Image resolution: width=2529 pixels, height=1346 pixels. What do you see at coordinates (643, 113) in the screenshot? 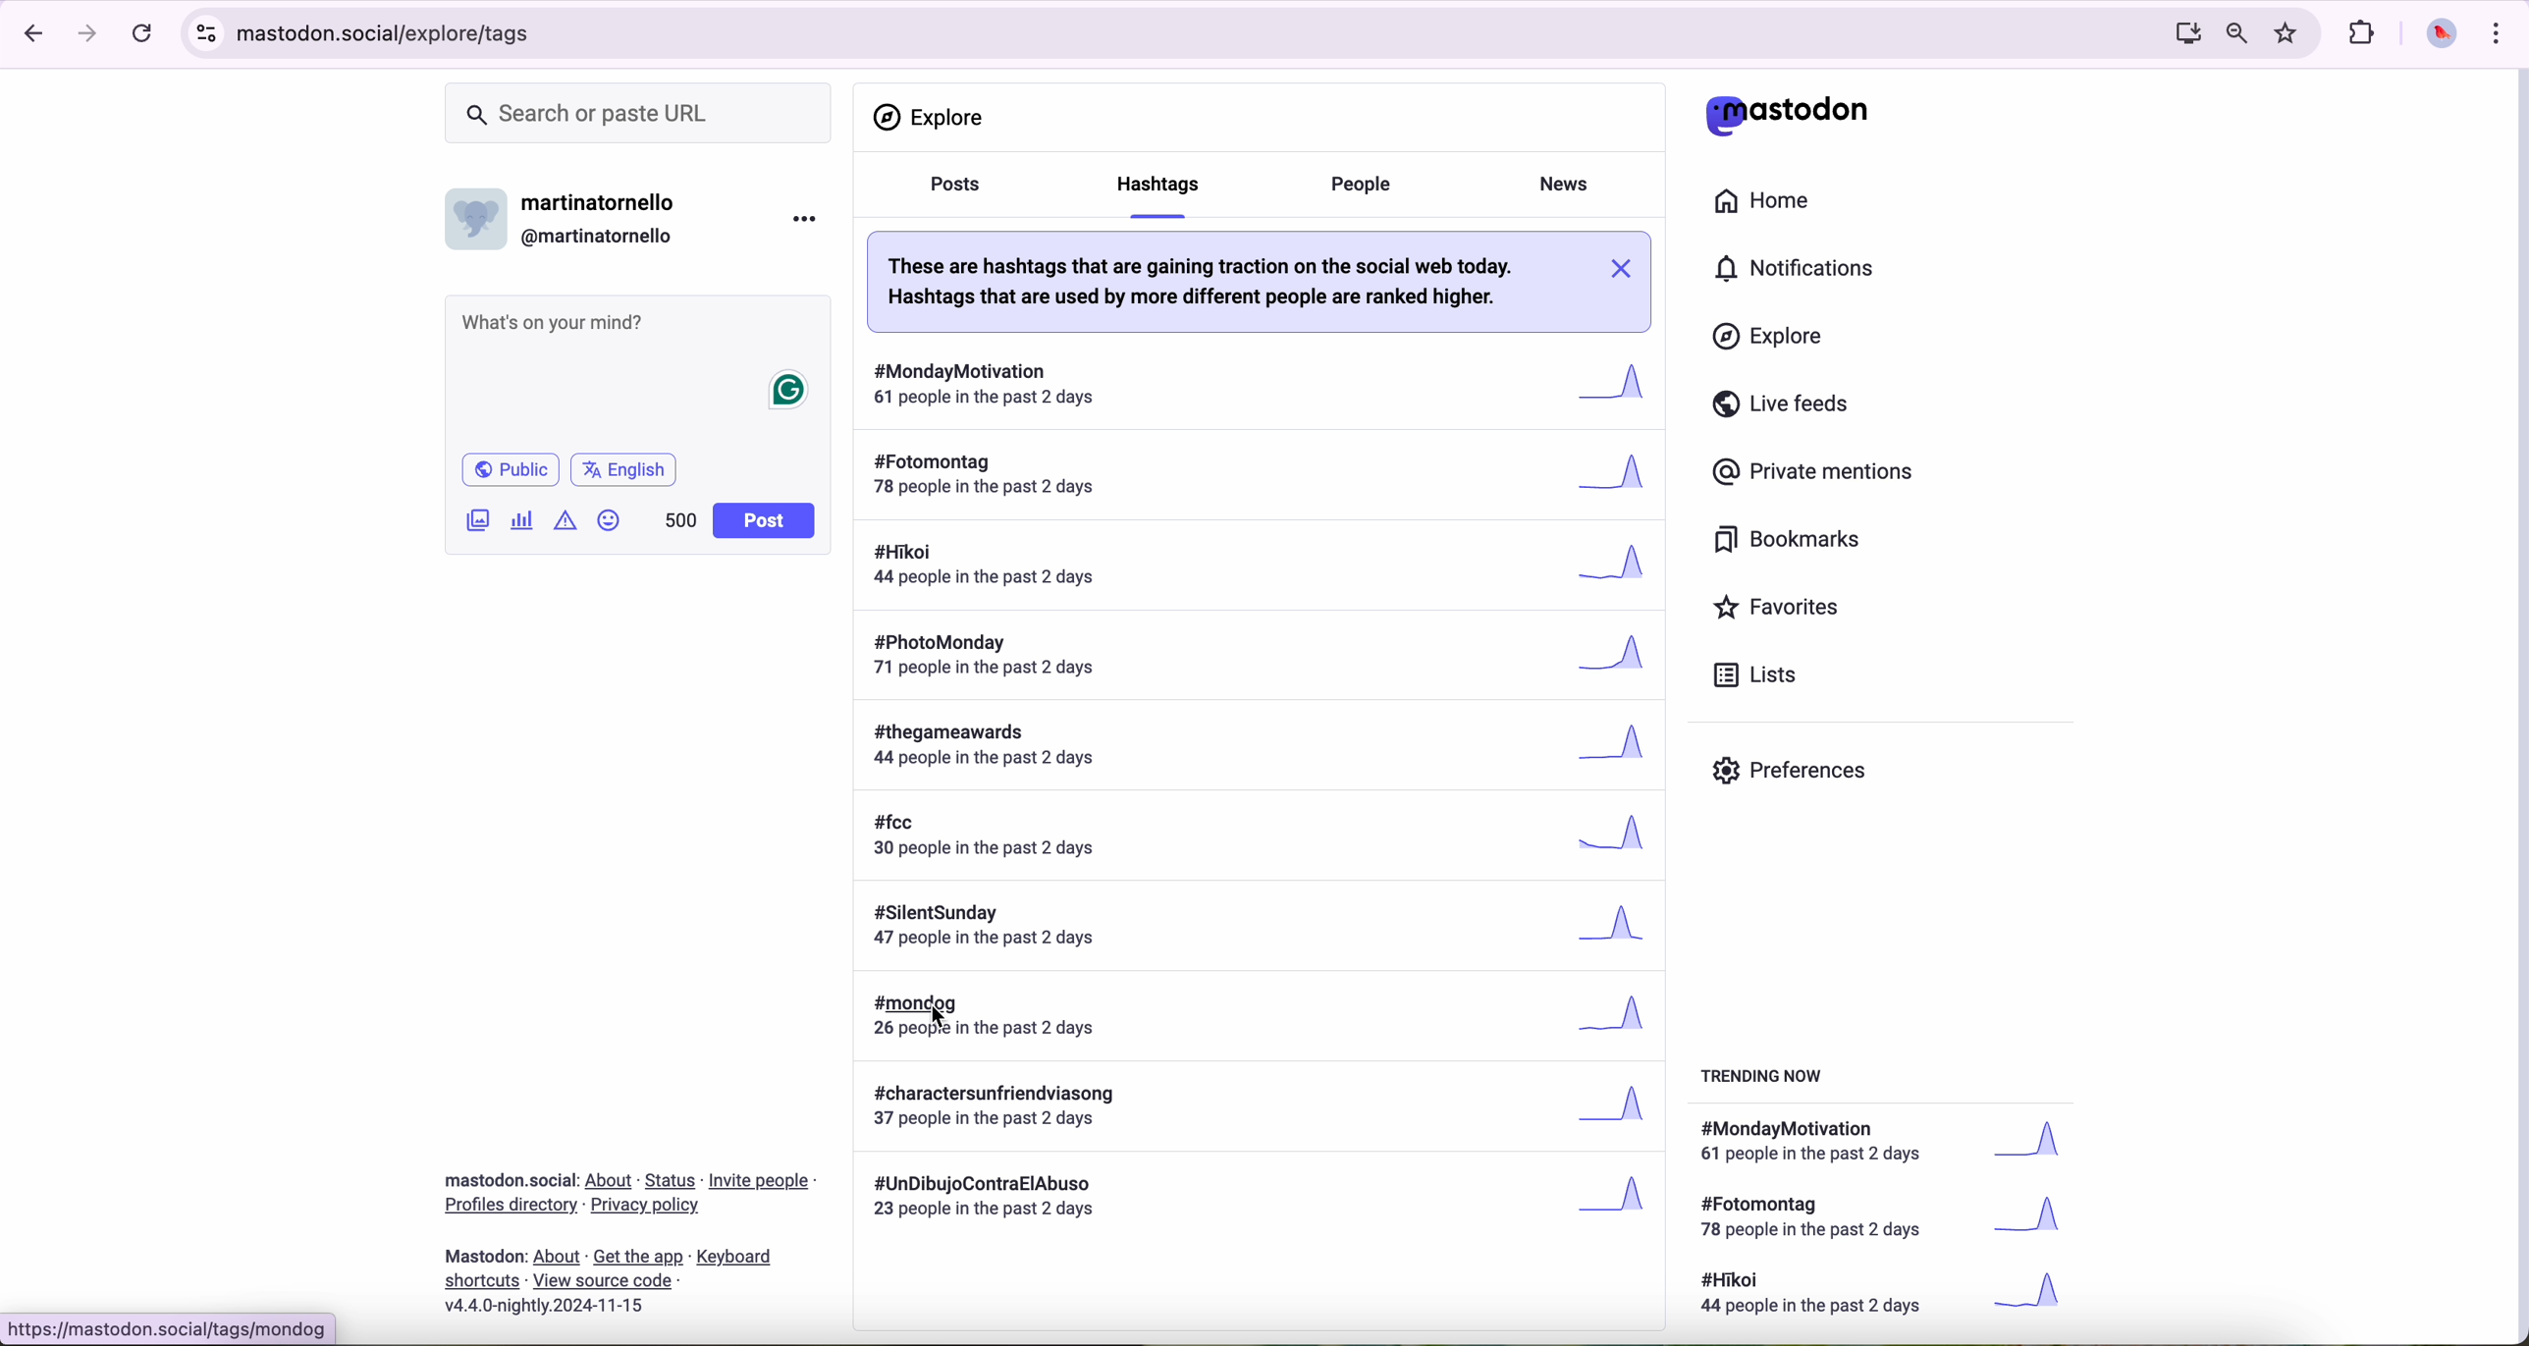
I see `search bar` at bounding box center [643, 113].